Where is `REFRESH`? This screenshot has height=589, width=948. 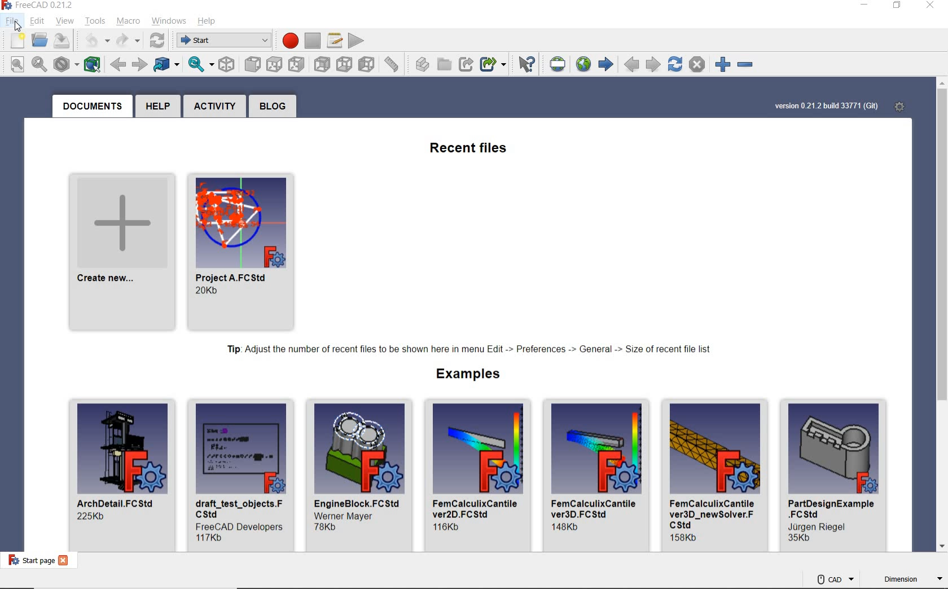
REFRESH is located at coordinates (158, 41).